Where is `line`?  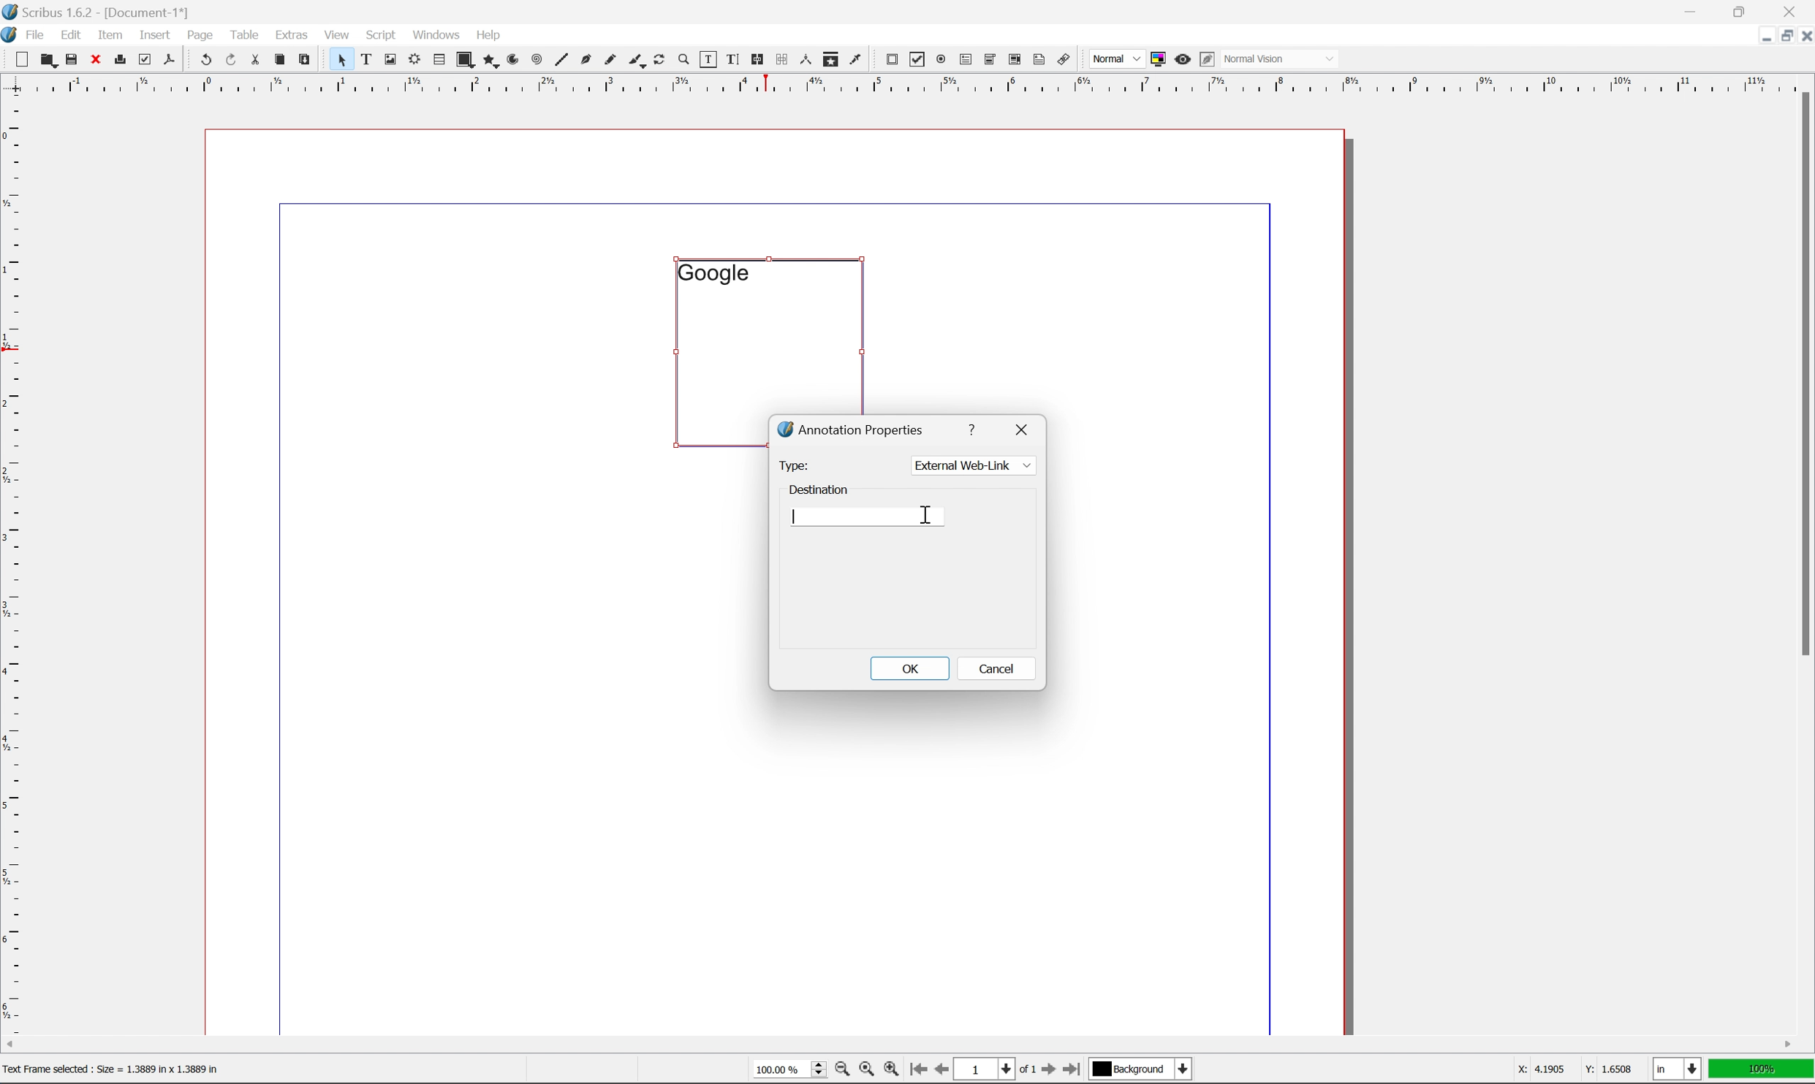
line is located at coordinates (561, 61).